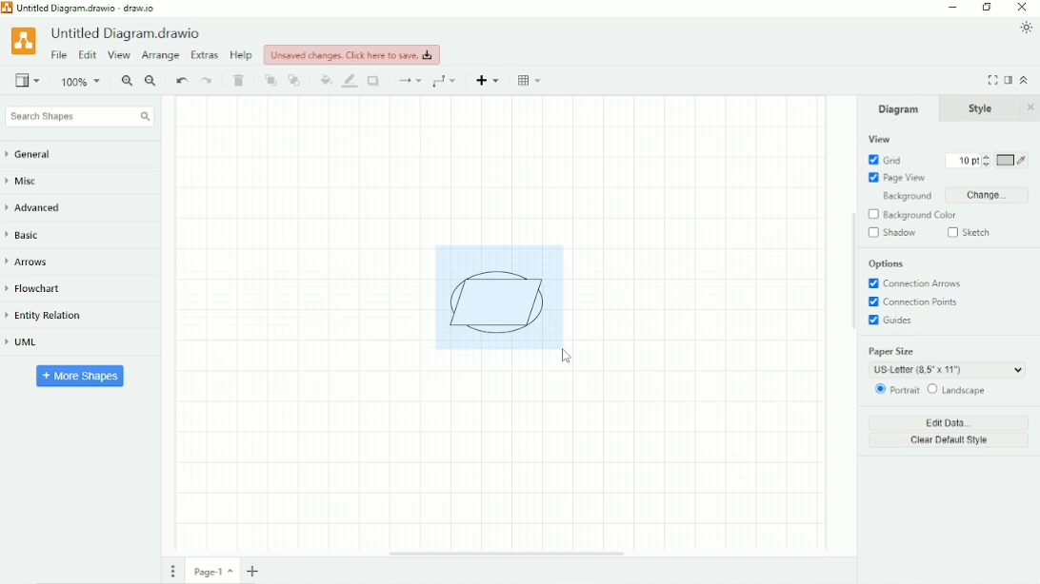  I want to click on Fullscreen, so click(992, 80).